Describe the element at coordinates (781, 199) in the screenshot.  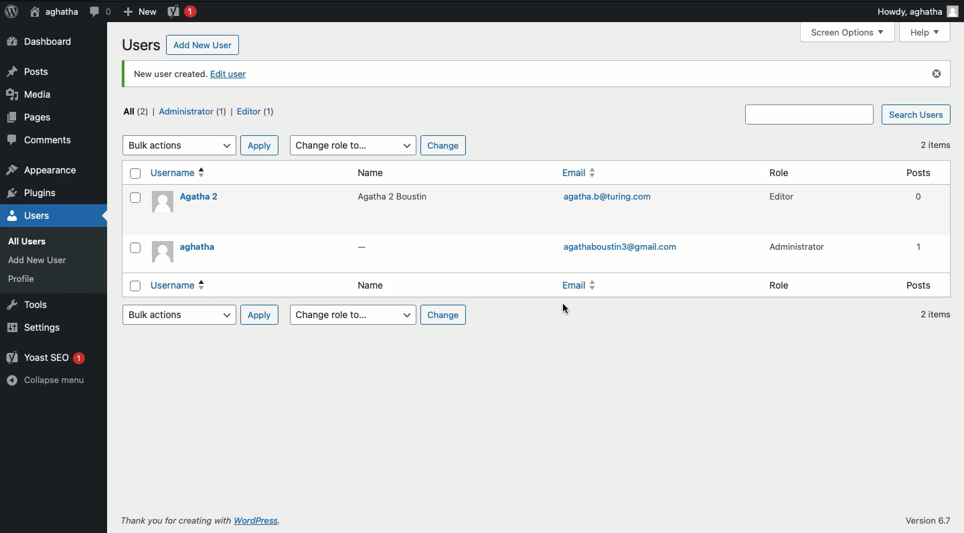
I see `Editor` at that location.